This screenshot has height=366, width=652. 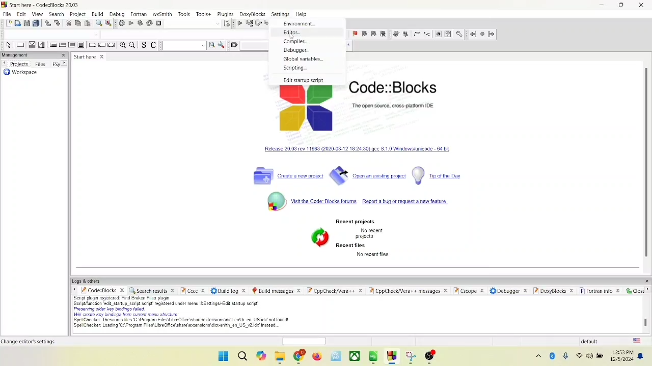 What do you see at coordinates (267, 23) in the screenshot?
I see `step into` at bounding box center [267, 23].